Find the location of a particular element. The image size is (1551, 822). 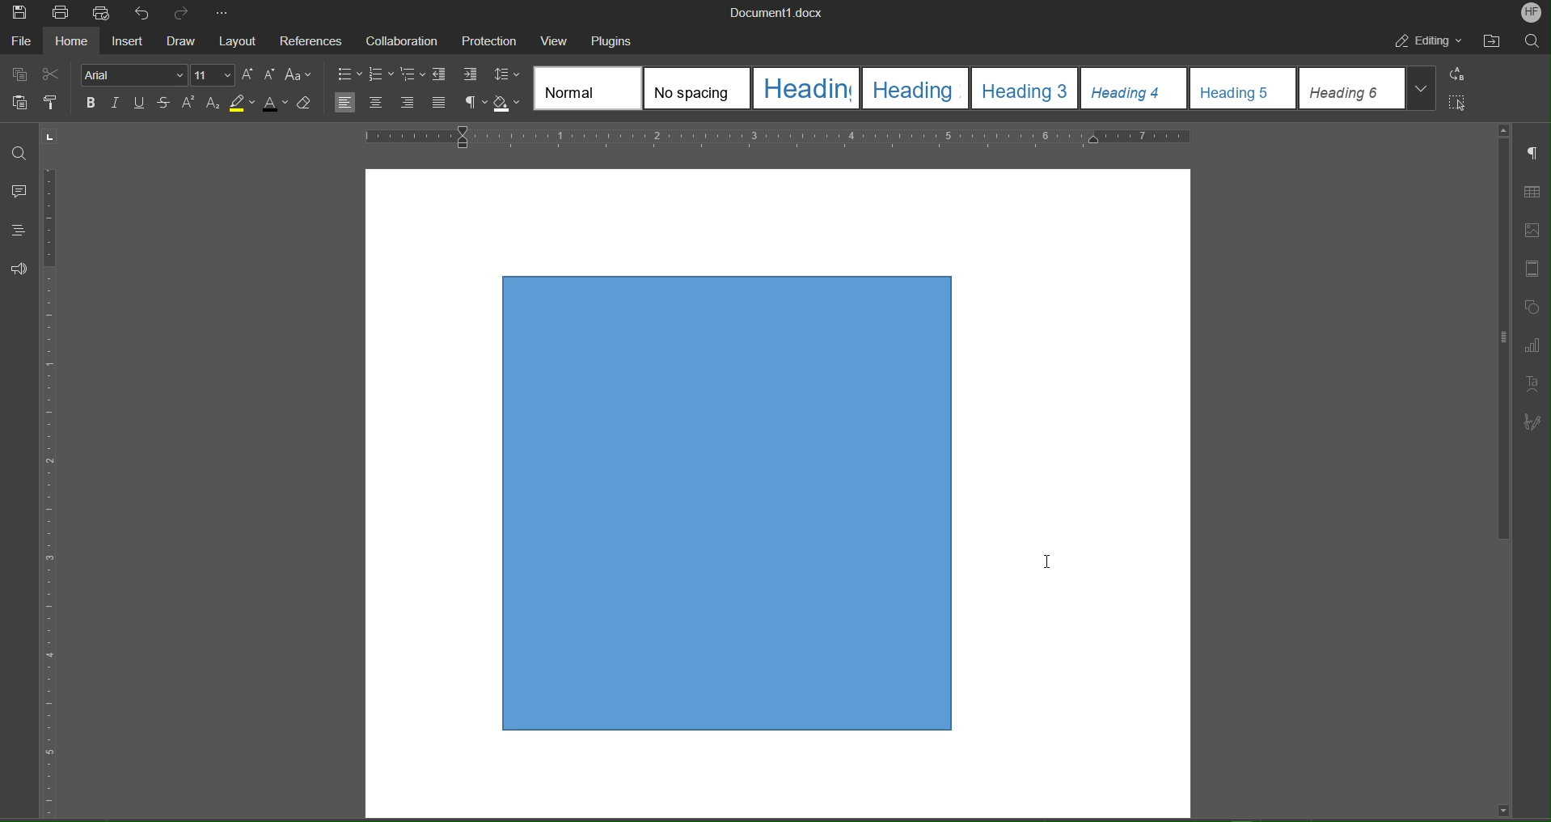

 is located at coordinates (494, 40).